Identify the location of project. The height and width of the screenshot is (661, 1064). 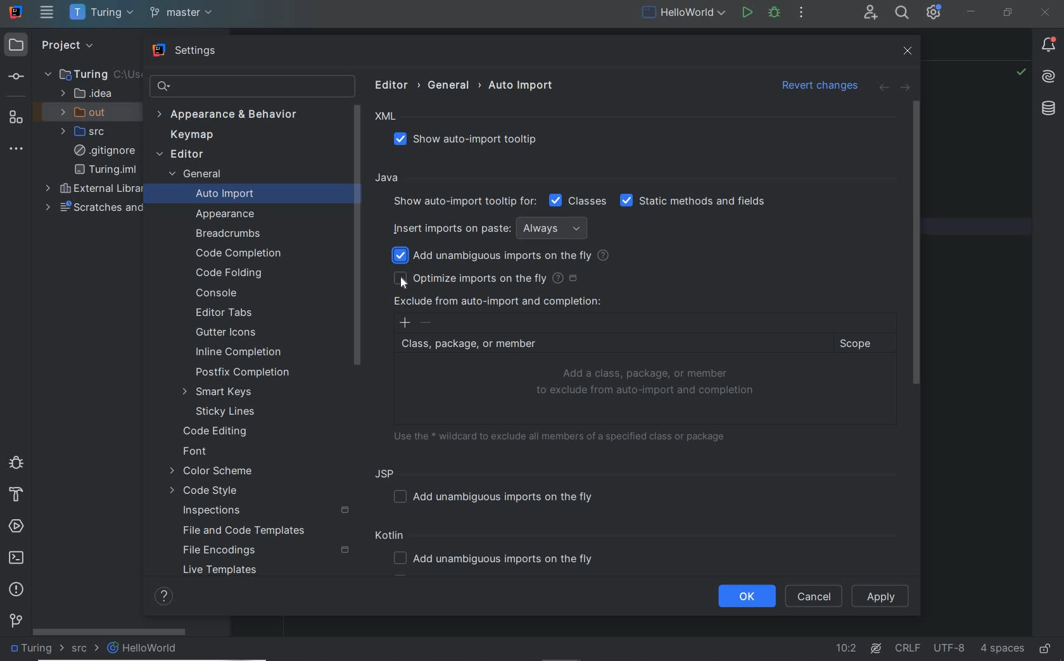
(65, 44).